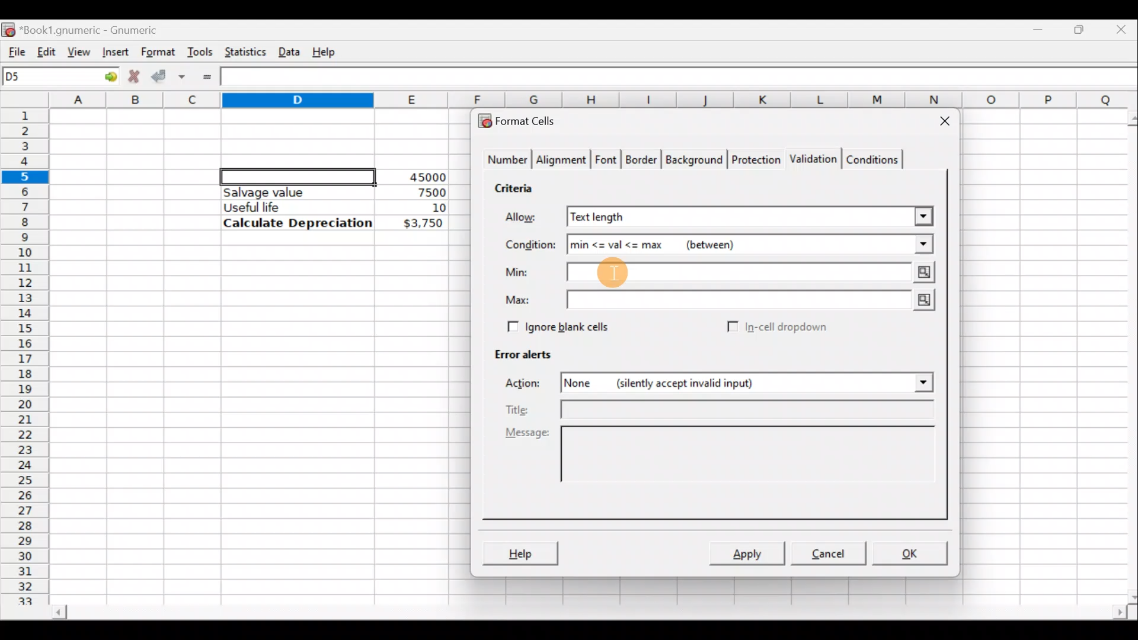  Describe the element at coordinates (530, 385) in the screenshot. I see `Action` at that location.